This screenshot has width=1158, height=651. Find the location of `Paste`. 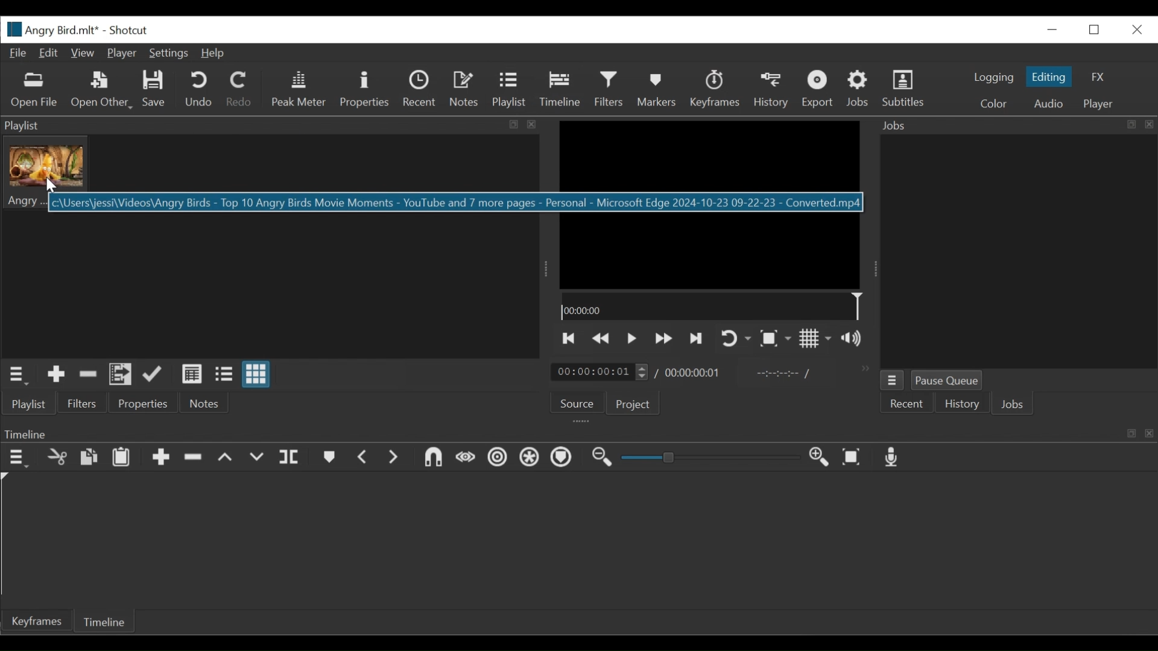

Paste is located at coordinates (121, 456).